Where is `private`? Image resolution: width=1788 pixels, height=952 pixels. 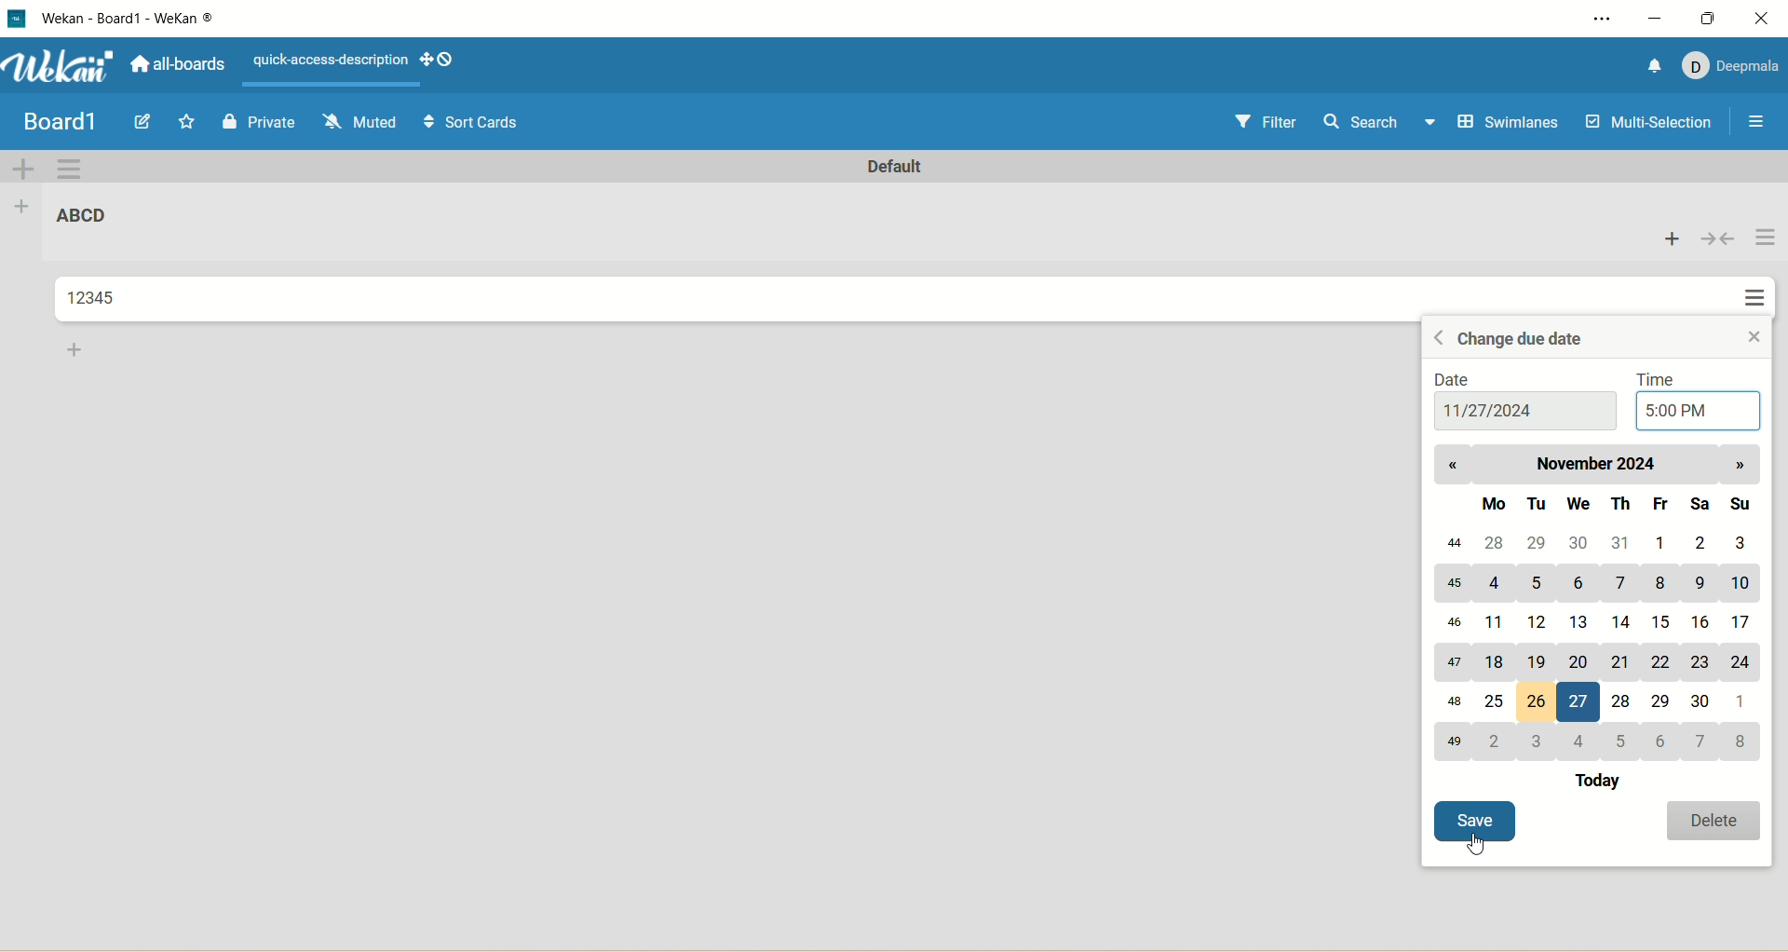
private is located at coordinates (256, 125).